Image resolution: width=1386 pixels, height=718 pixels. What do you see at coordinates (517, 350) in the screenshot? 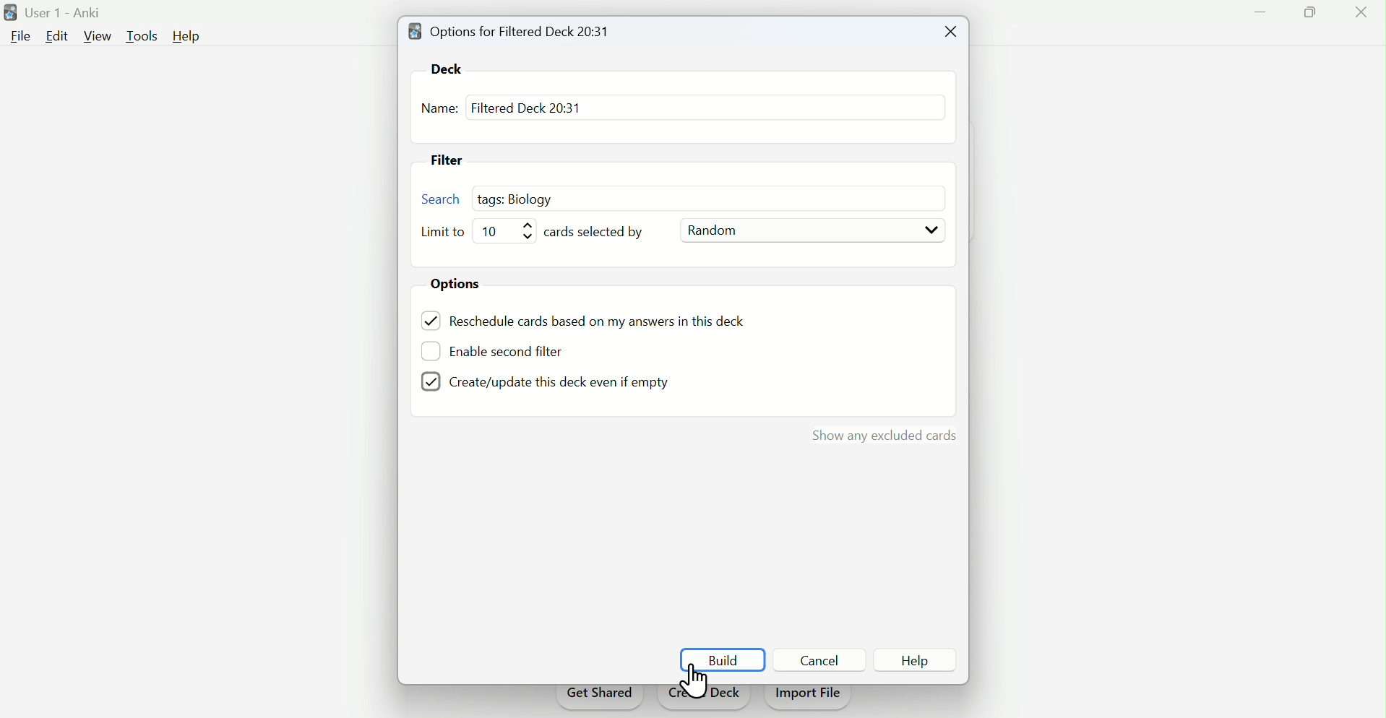
I see ` Enable second Filter` at bounding box center [517, 350].